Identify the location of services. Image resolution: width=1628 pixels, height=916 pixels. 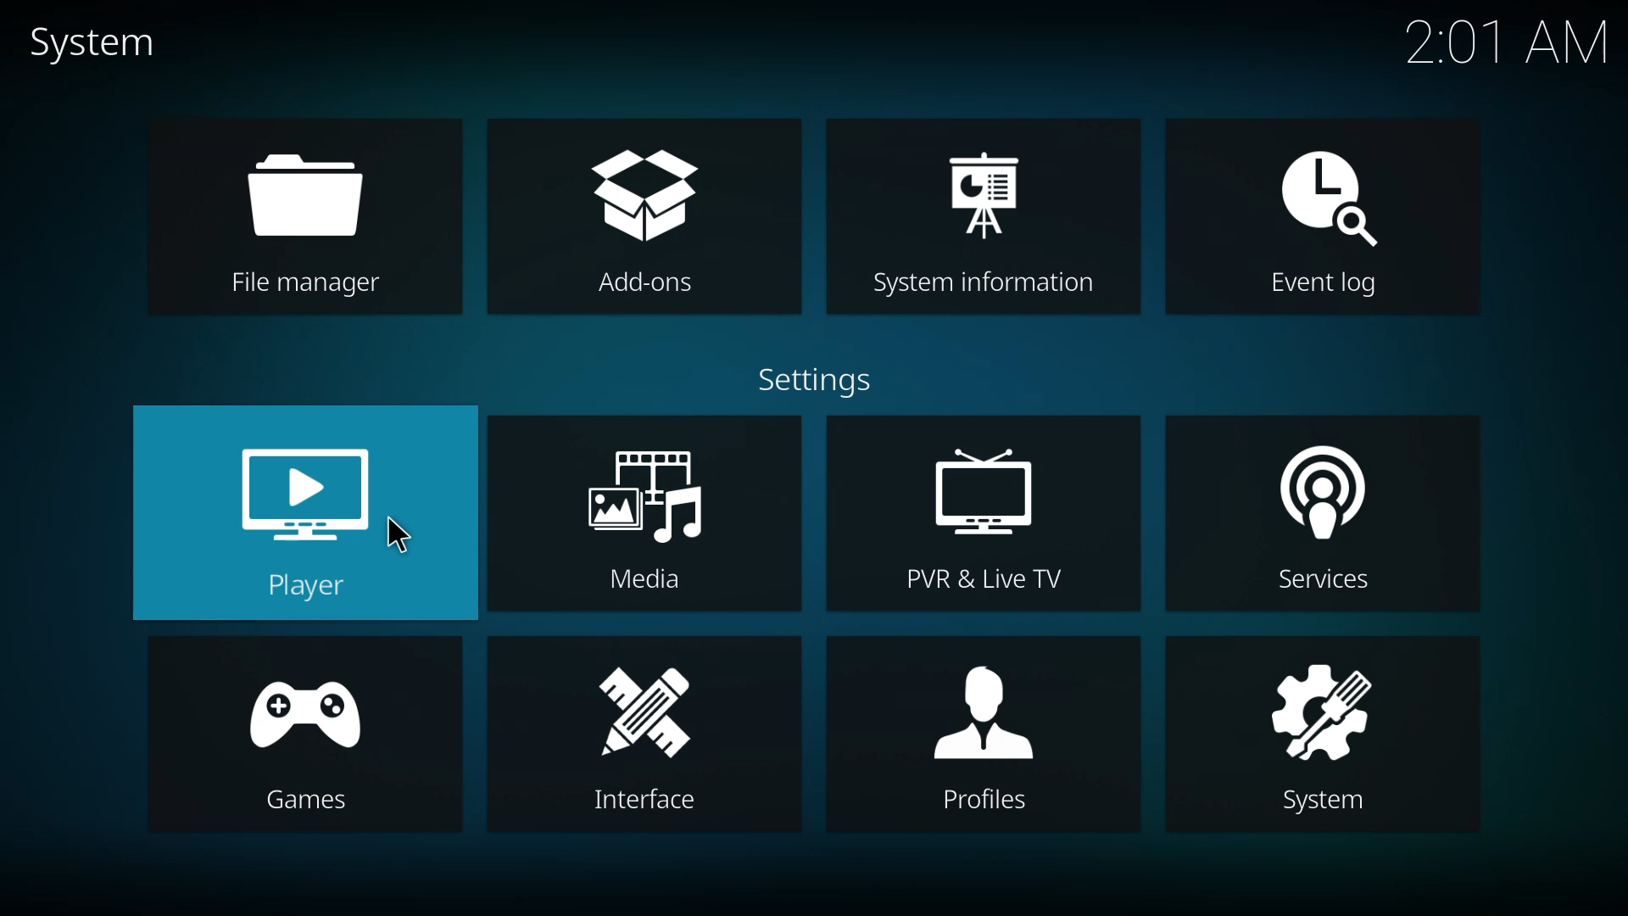
(1315, 514).